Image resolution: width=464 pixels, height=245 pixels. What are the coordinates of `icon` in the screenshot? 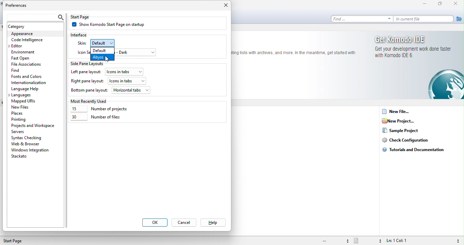 It's located at (83, 52).